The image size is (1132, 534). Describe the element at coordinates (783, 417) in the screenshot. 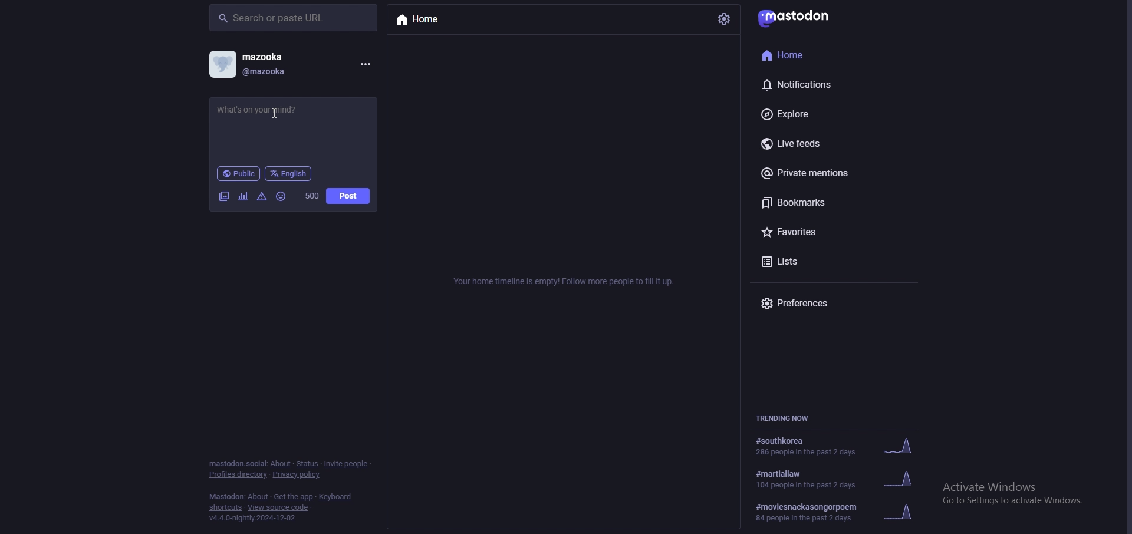

I see `trending now` at that location.